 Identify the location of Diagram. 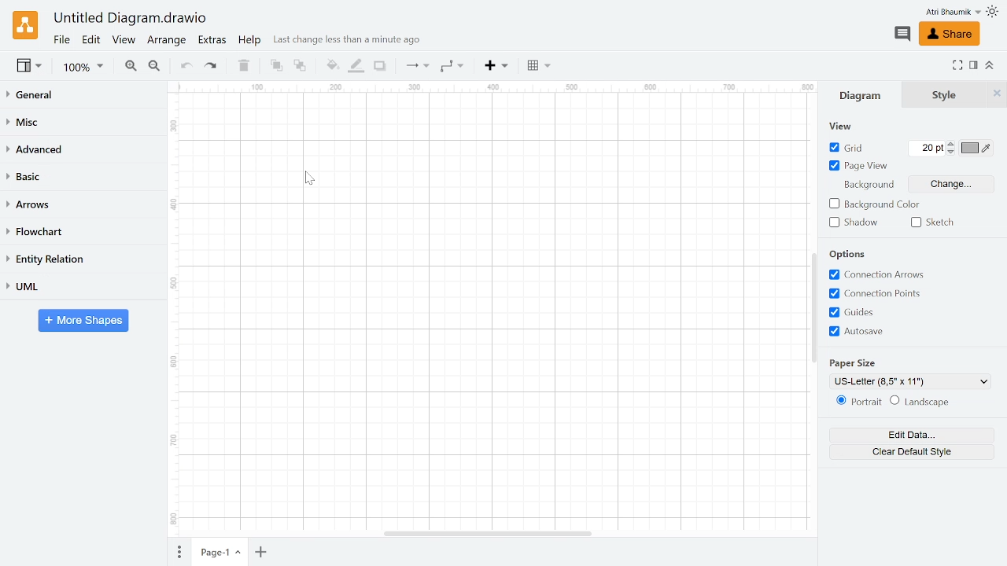
(866, 95).